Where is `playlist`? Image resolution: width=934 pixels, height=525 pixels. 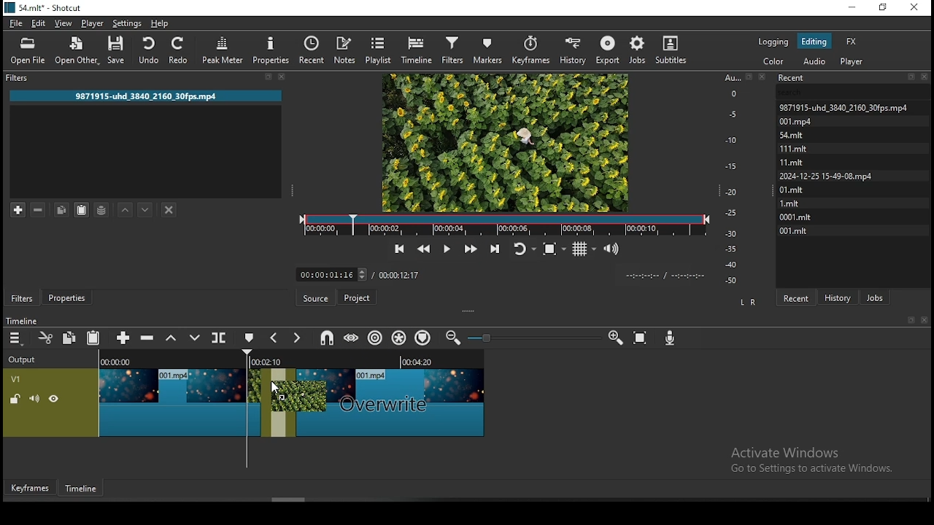
playlist is located at coordinates (377, 49).